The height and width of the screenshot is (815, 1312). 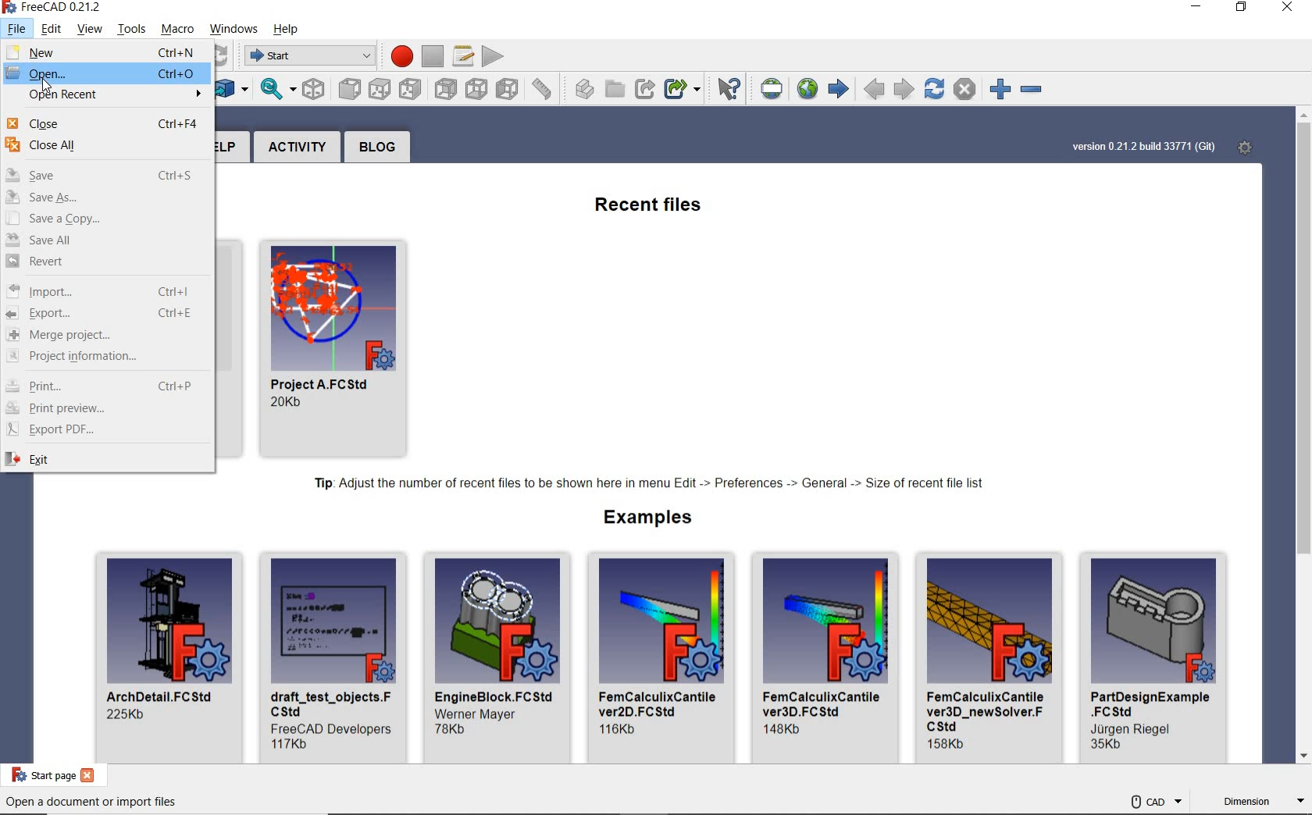 I want to click on START PAGE, so click(x=838, y=90).